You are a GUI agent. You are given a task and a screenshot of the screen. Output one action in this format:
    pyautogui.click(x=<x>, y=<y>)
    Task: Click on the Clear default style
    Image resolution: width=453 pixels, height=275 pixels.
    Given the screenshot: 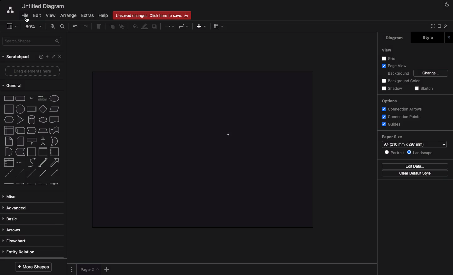 What is the action you would take?
    pyautogui.click(x=415, y=174)
    